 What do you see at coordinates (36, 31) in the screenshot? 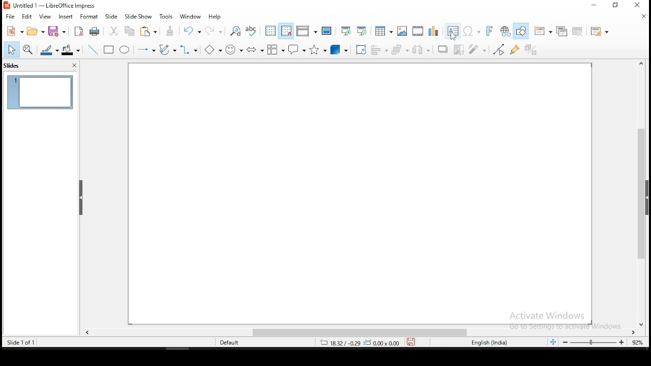
I see `open` at bounding box center [36, 31].